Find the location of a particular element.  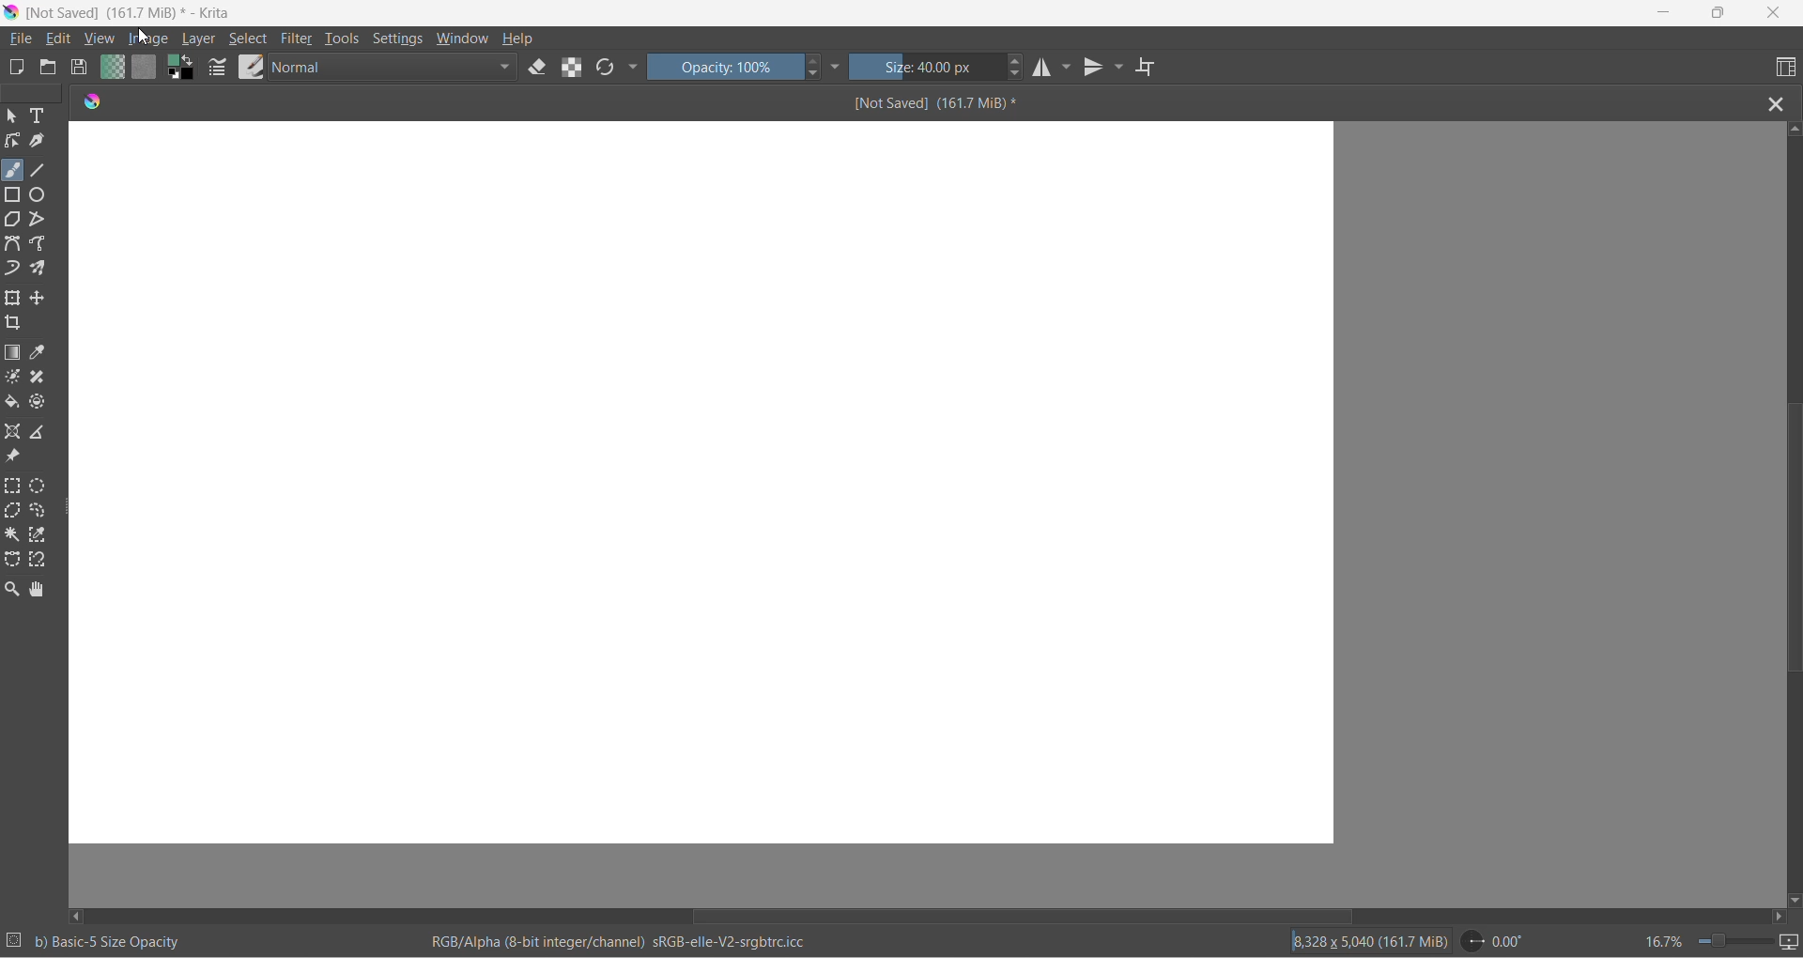

preserve alpha is located at coordinates (576, 67).